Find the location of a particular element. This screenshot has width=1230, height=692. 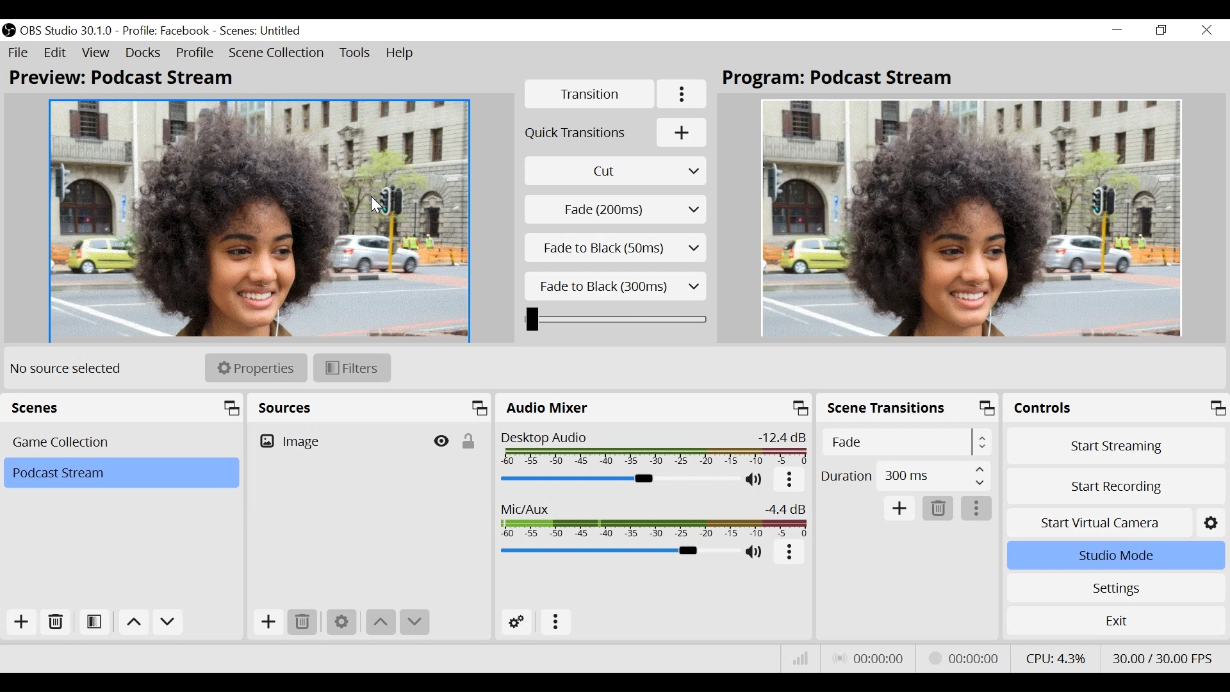

Remove is located at coordinates (54, 622).